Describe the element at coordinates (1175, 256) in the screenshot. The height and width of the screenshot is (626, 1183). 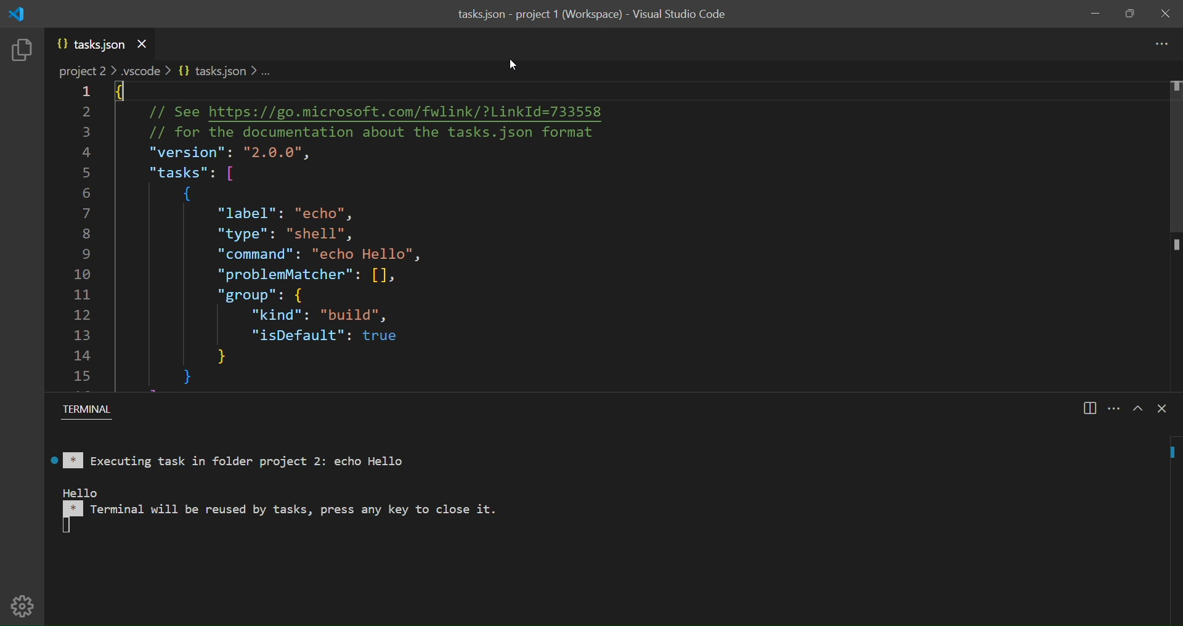
I see `scroll bar` at that location.